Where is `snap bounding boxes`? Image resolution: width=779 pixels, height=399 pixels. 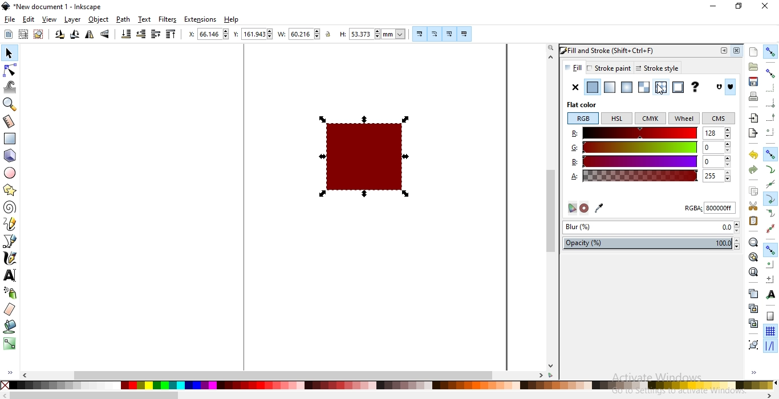
snap bounding boxes is located at coordinates (771, 73).